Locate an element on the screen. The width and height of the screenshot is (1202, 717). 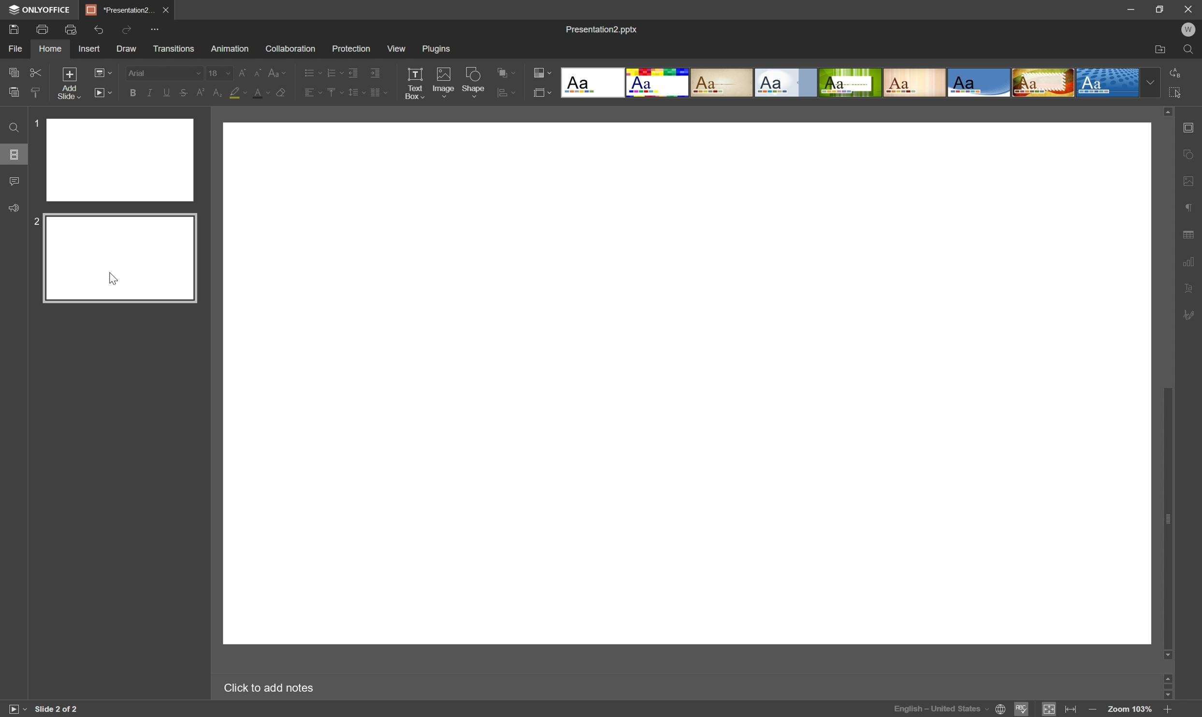
Shape settings is located at coordinates (1191, 153).